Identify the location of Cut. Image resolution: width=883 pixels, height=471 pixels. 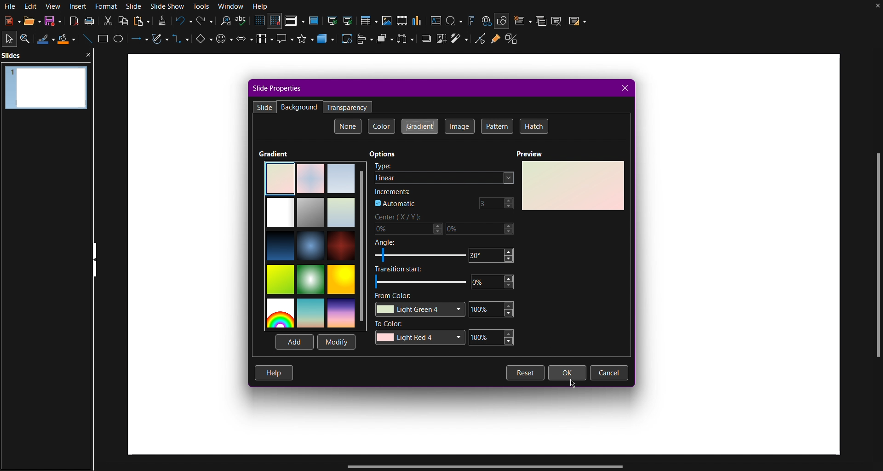
(107, 20).